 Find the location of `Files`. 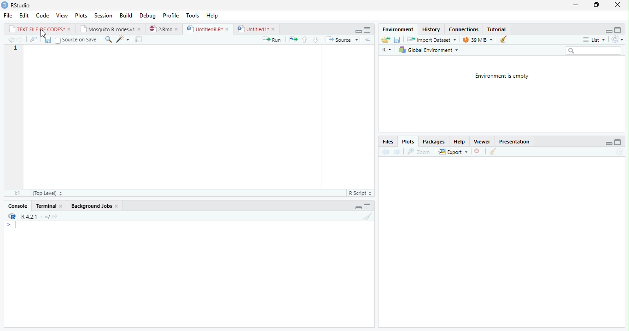

Files is located at coordinates (388, 142).